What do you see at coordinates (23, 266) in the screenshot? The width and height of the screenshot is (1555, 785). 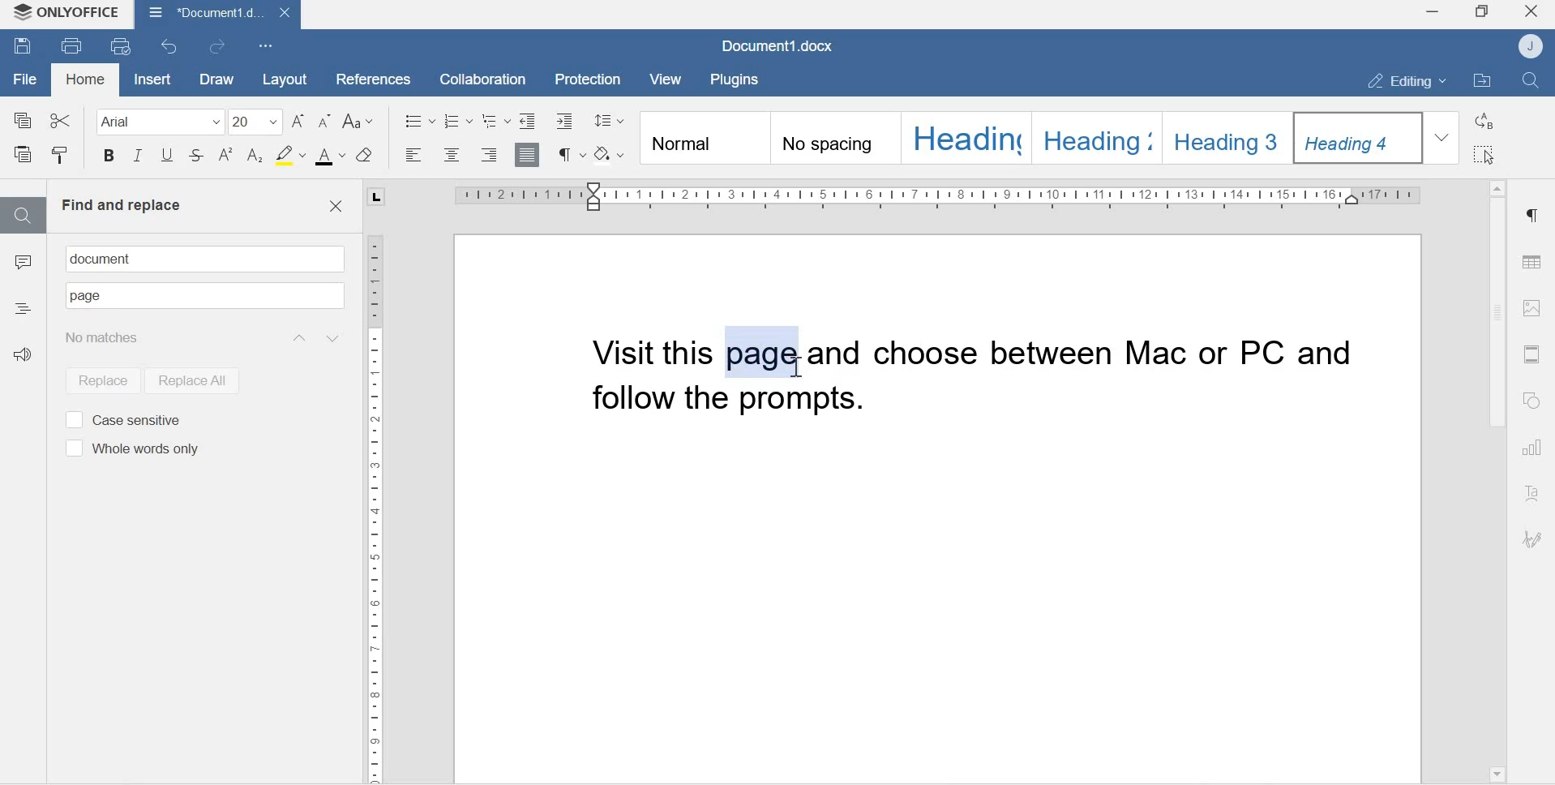 I see `Comments` at bounding box center [23, 266].